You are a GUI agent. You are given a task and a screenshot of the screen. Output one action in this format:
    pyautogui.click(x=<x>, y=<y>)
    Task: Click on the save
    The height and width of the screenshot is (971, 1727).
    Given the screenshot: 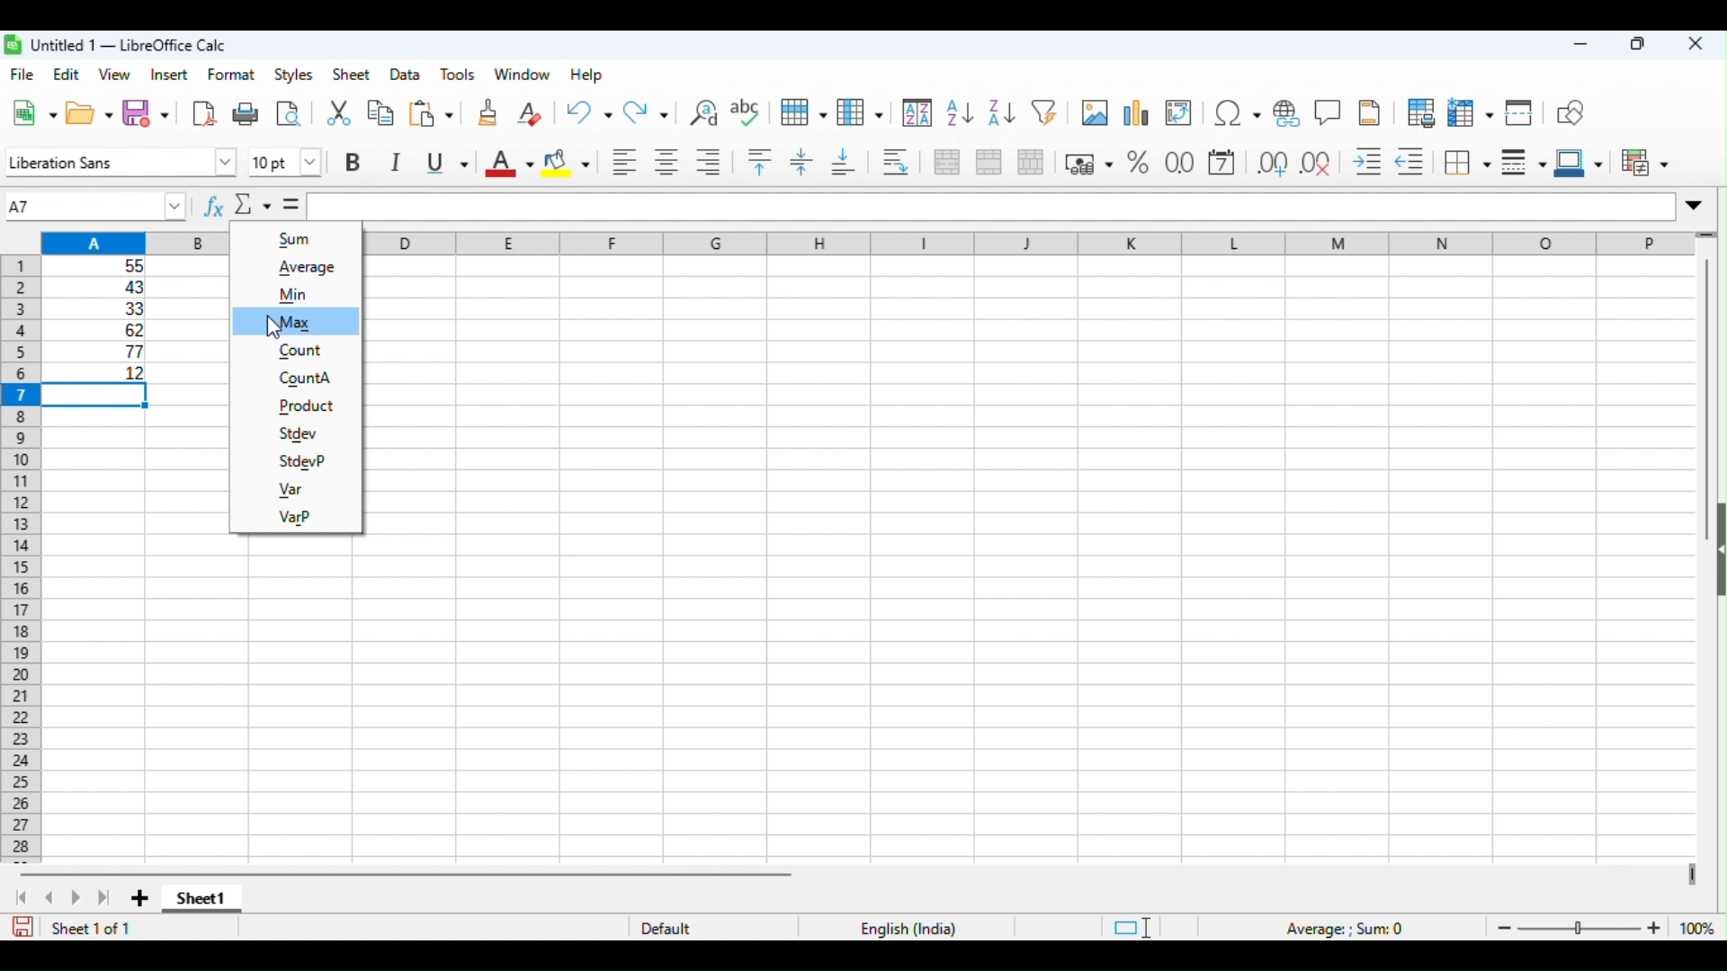 What is the action you would take?
    pyautogui.click(x=146, y=114)
    